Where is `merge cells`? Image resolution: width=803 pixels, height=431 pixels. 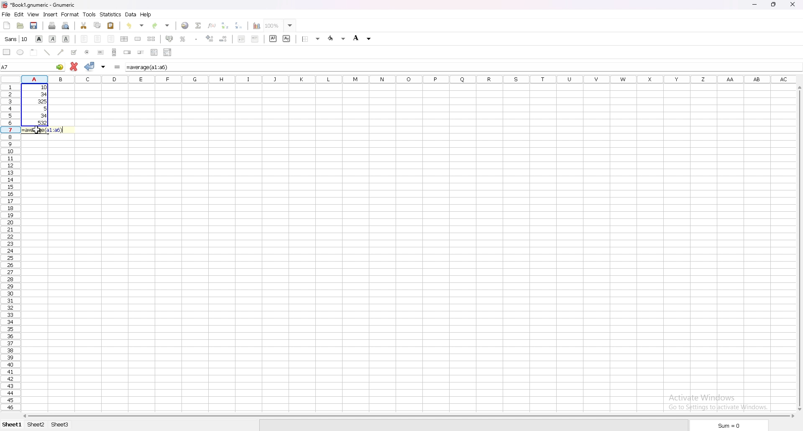 merge cells is located at coordinates (138, 39).